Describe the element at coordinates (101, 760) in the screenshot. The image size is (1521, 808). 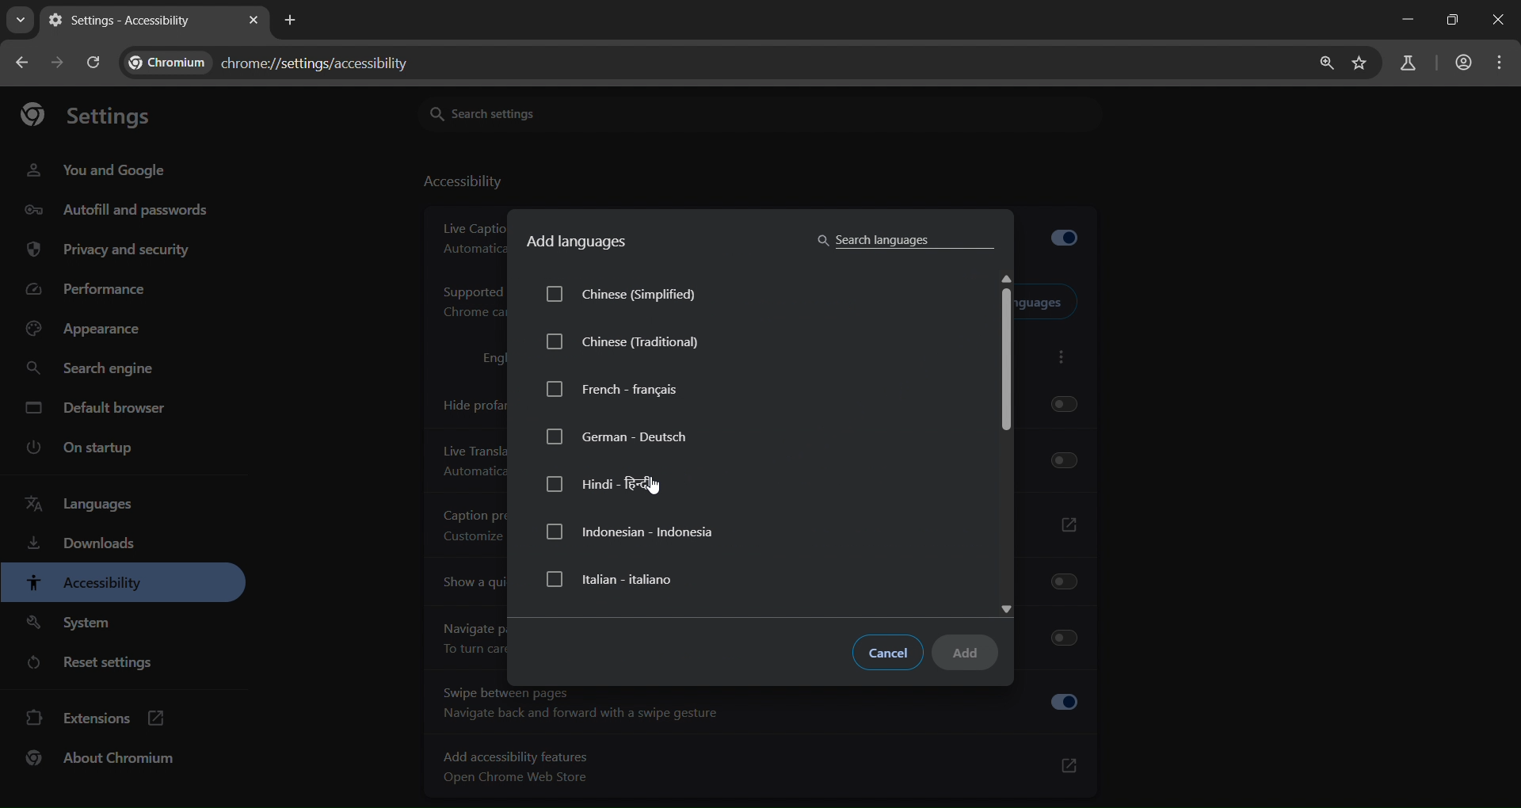
I see `about chromium` at that location.